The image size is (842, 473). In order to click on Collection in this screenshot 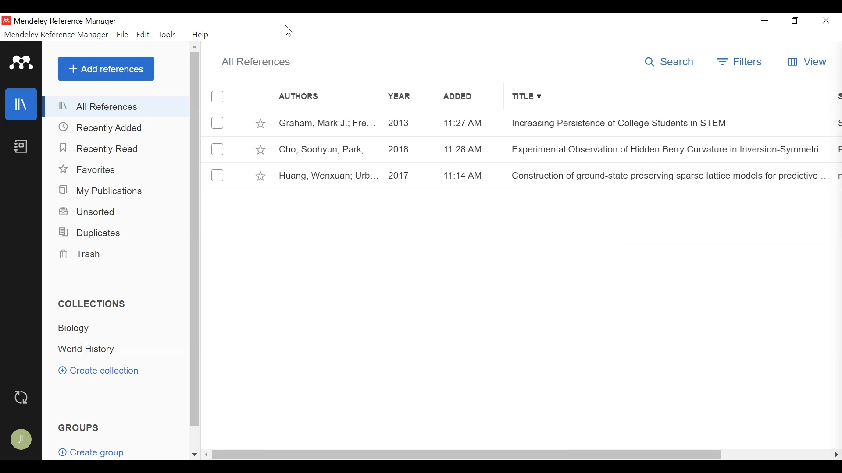, I will do `click(75, 329)`.